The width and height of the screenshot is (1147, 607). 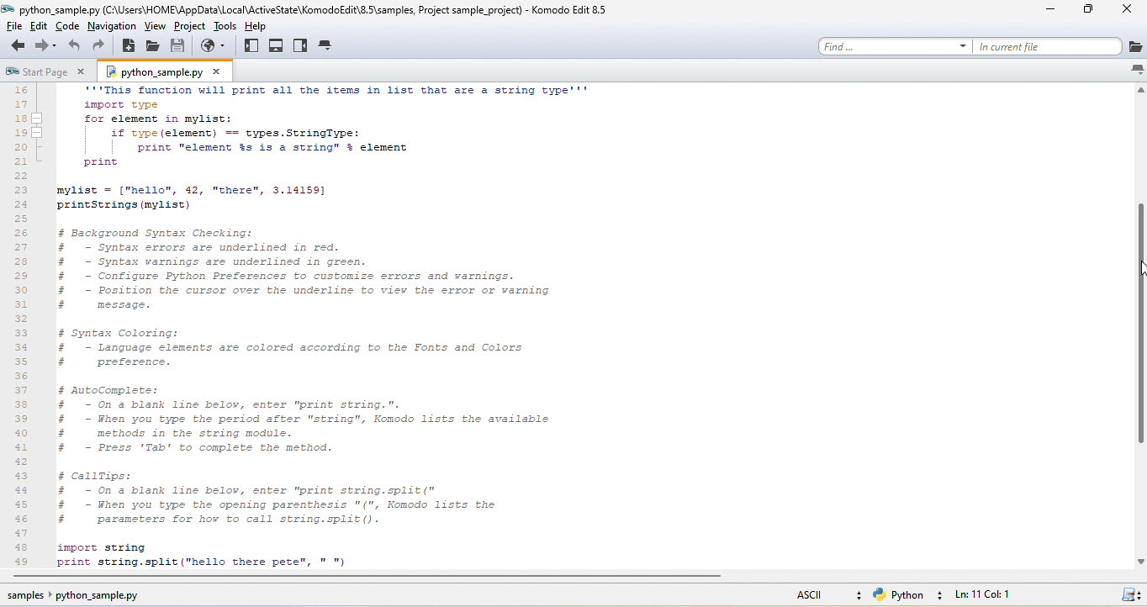 What do you see at coordinates (24, 325) in the screenshot?
I see `line number` at bounding box center [24, 325].